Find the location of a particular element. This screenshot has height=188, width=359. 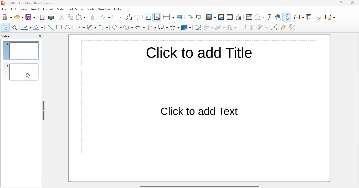

toggle point edit mode is located at coordinates (275, 27).